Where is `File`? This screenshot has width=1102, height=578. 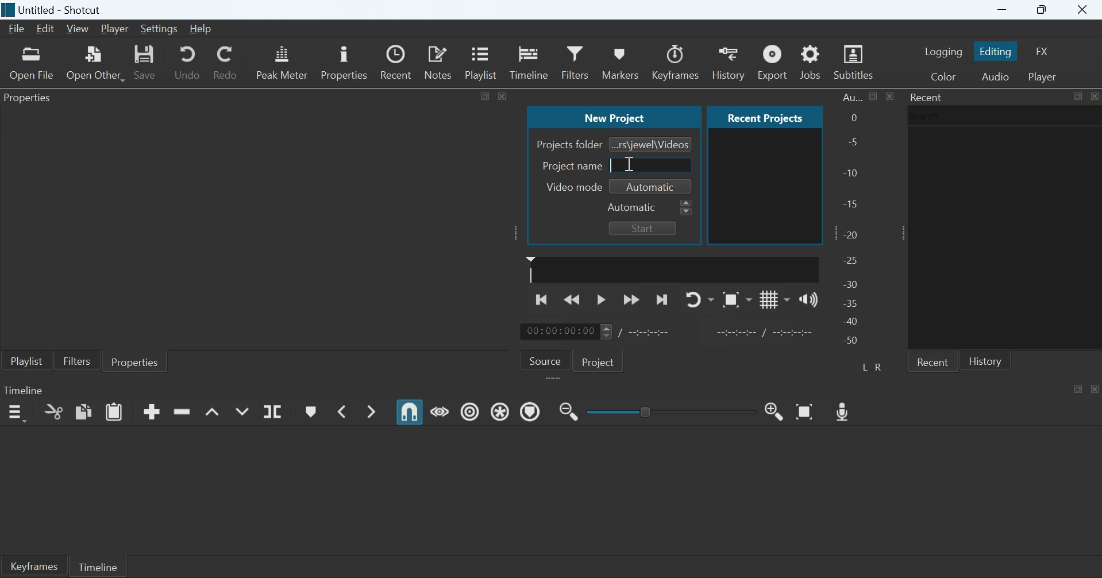 File is located at coordinates (18, 29).